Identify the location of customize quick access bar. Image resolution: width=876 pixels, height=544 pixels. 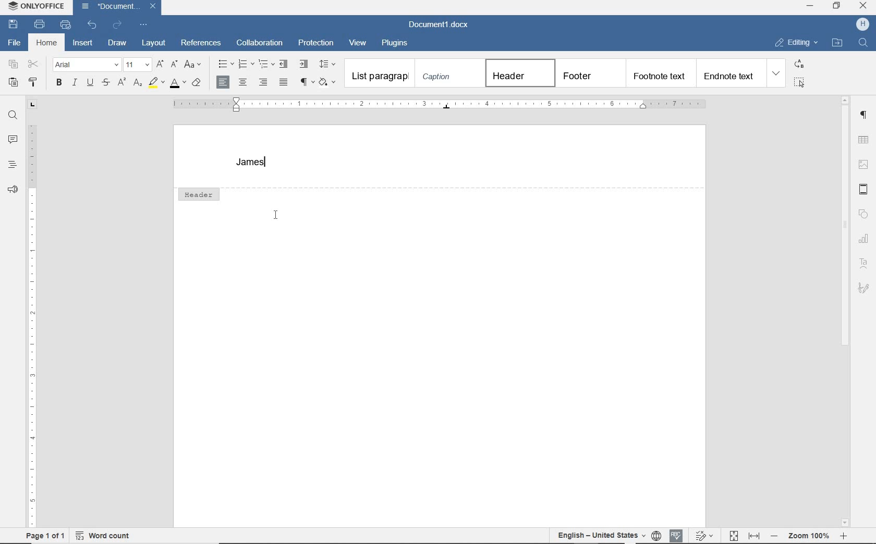
(144, 24).